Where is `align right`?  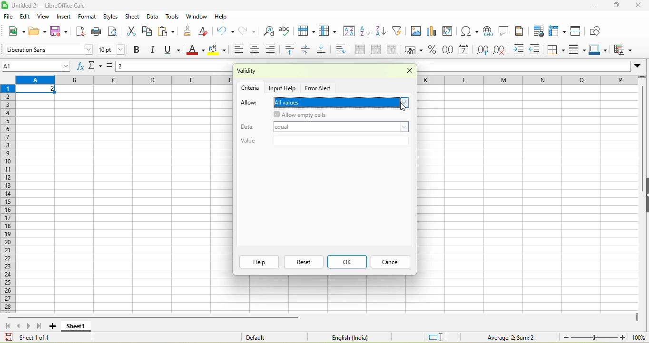 align right is located at coordinates (274, 49).